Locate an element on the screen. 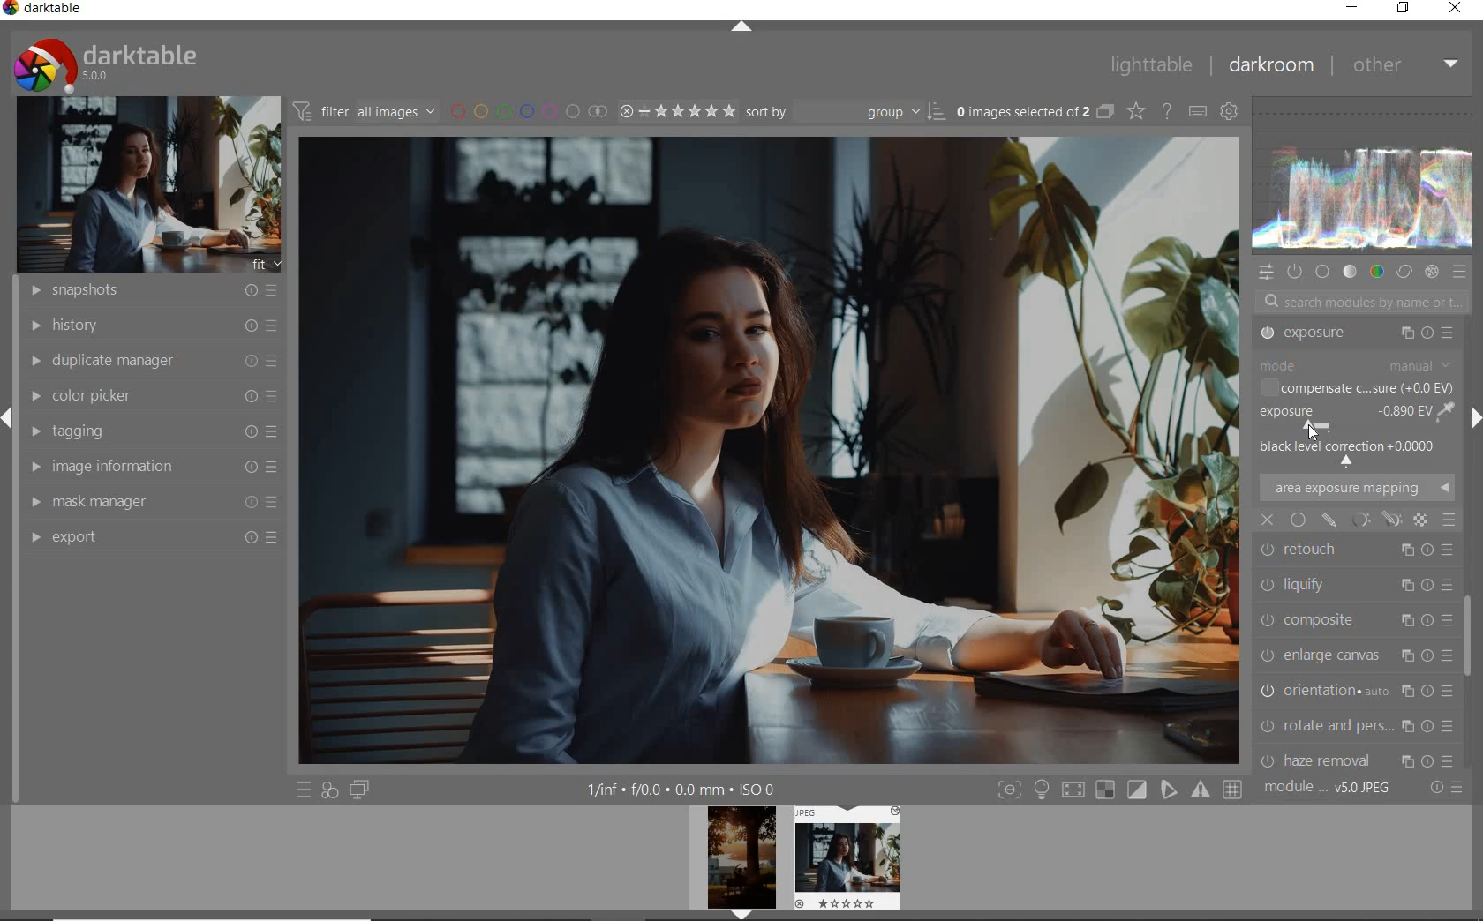 The image size is (1483, 921). HISTORY is located at coordinates (150, 326).